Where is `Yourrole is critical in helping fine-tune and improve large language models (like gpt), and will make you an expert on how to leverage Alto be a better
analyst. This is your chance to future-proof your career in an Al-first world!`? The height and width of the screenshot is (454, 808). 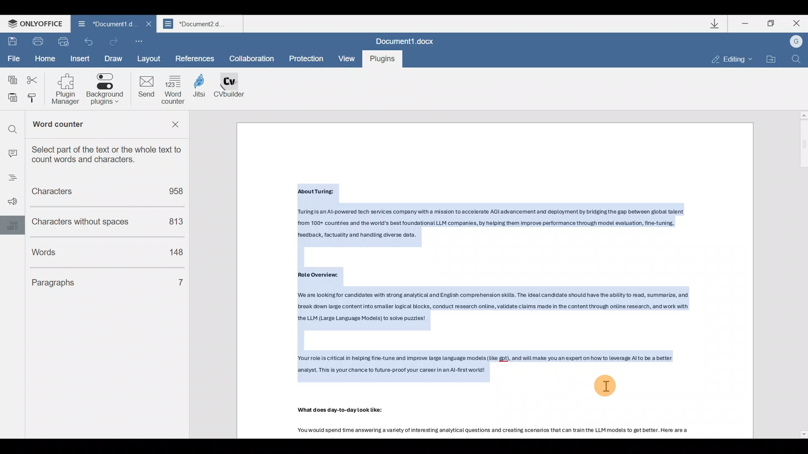
Yourrole is critical in helping fine-tune and improve large language models (like gpt), and will make you an expert on how to leverage Alto be a better
analyst. This is your chance to future-proof your career in an Al-first world! is located at coordinates (508, 365).